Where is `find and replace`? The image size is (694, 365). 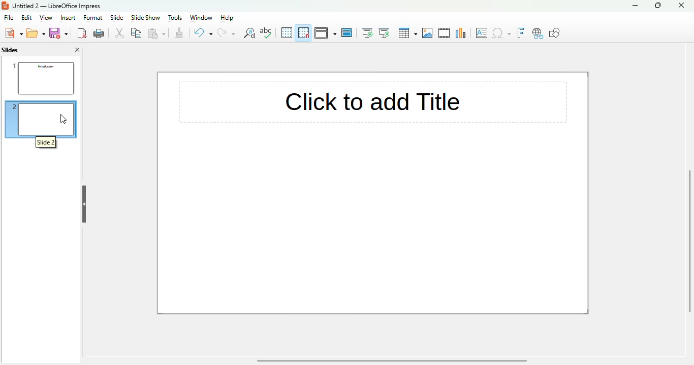 find and replace is located at coordinates (249, 33).